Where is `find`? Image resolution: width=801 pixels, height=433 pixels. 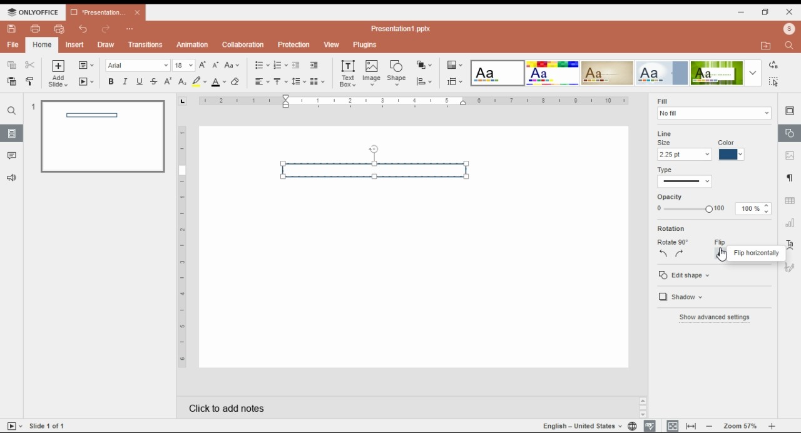
find is located at coordinates (788, 46).